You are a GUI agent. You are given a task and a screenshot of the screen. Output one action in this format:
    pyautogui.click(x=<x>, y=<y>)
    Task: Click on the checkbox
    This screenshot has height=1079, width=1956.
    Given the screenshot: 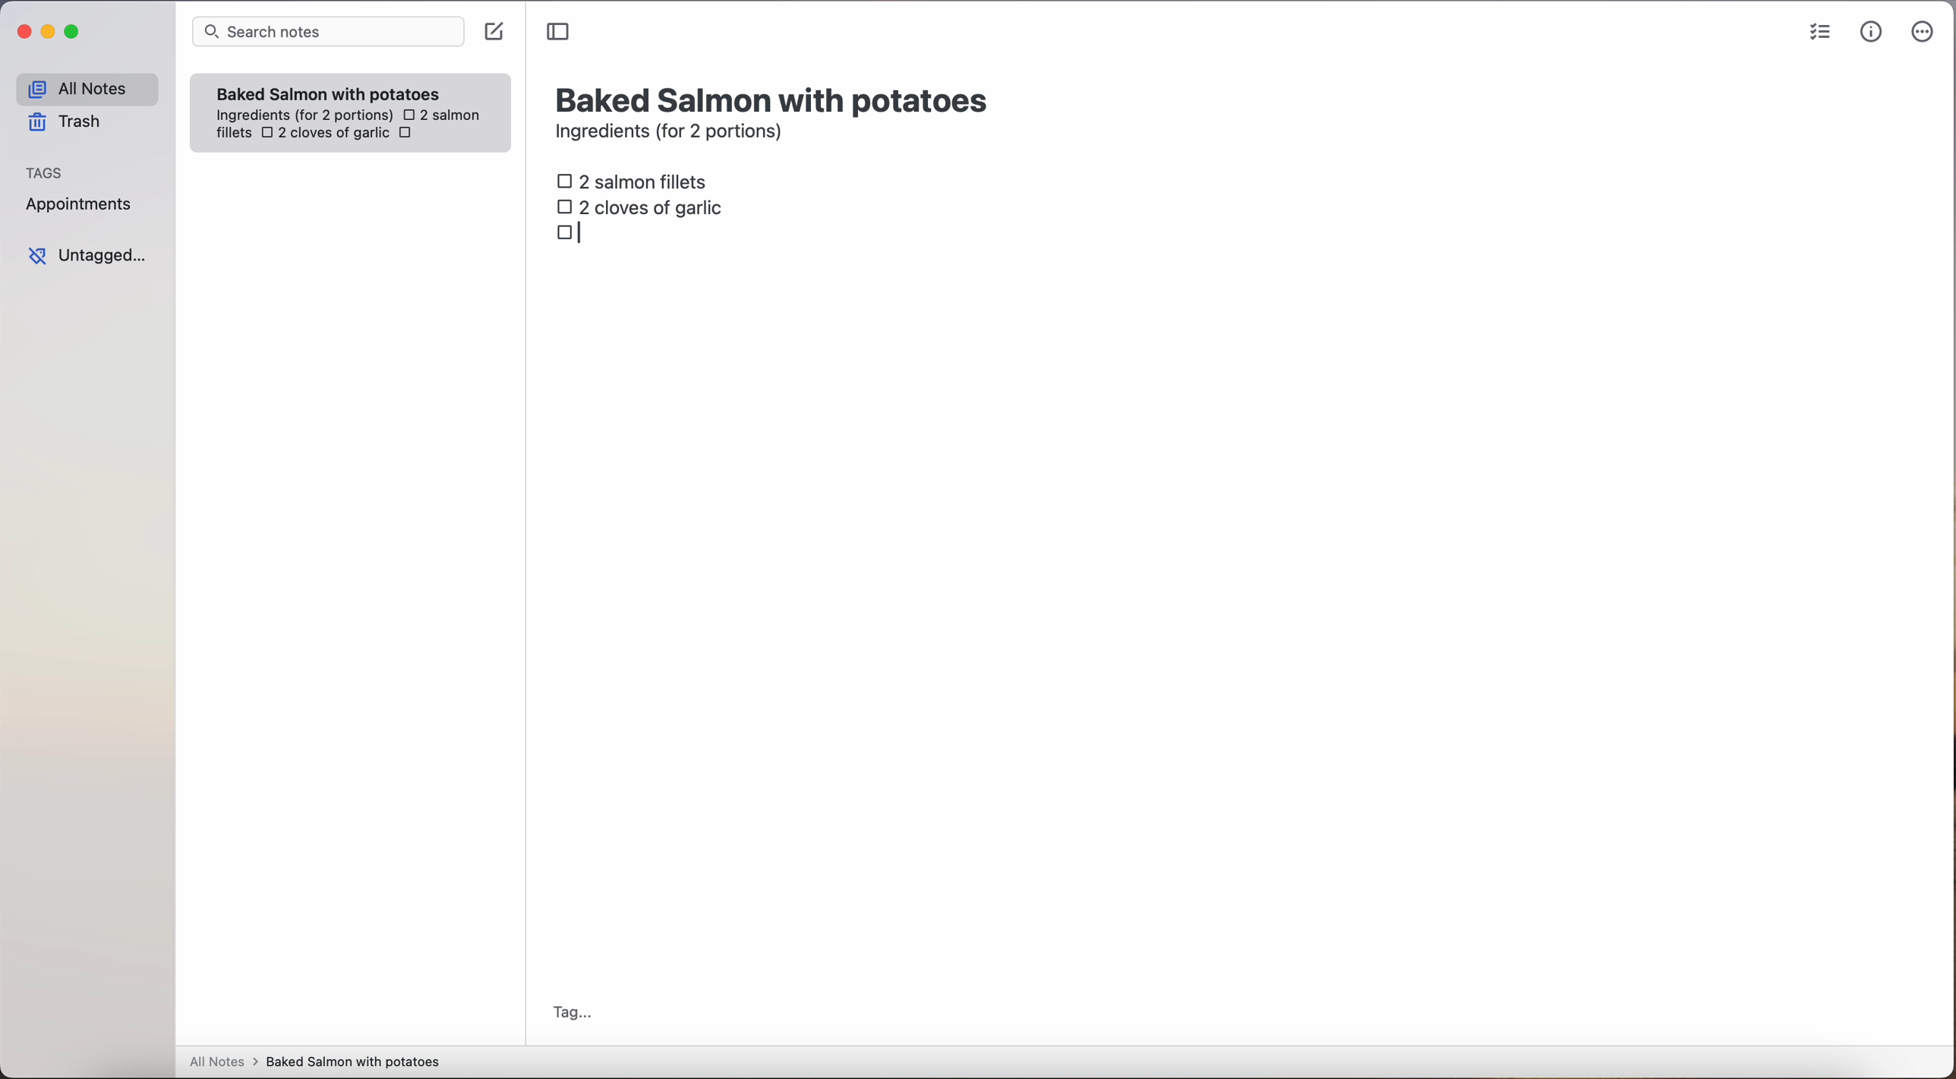 What is the action you would take?
    pyautogui.click(x=571, y=235)
    